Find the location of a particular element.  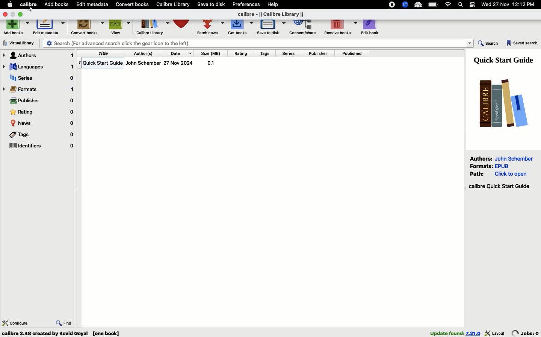

Languages is located at coordinates (38, 67).